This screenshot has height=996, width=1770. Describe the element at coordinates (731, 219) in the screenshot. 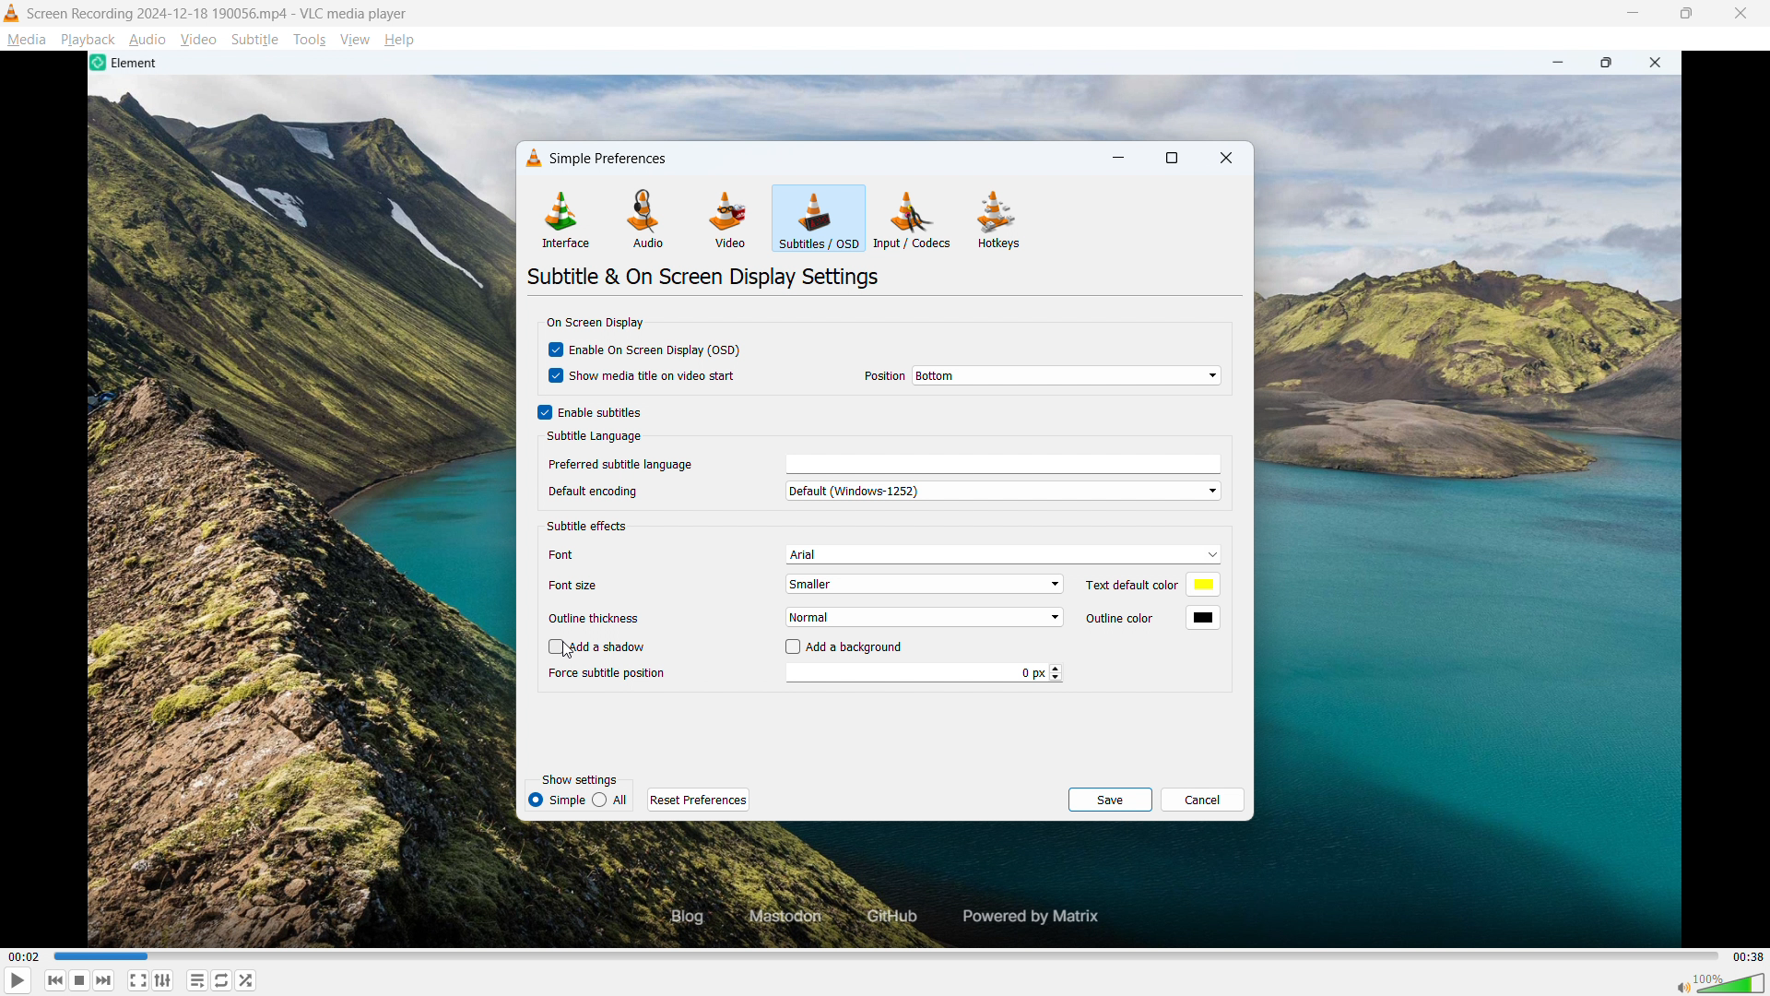

I see `Video ` at that location.